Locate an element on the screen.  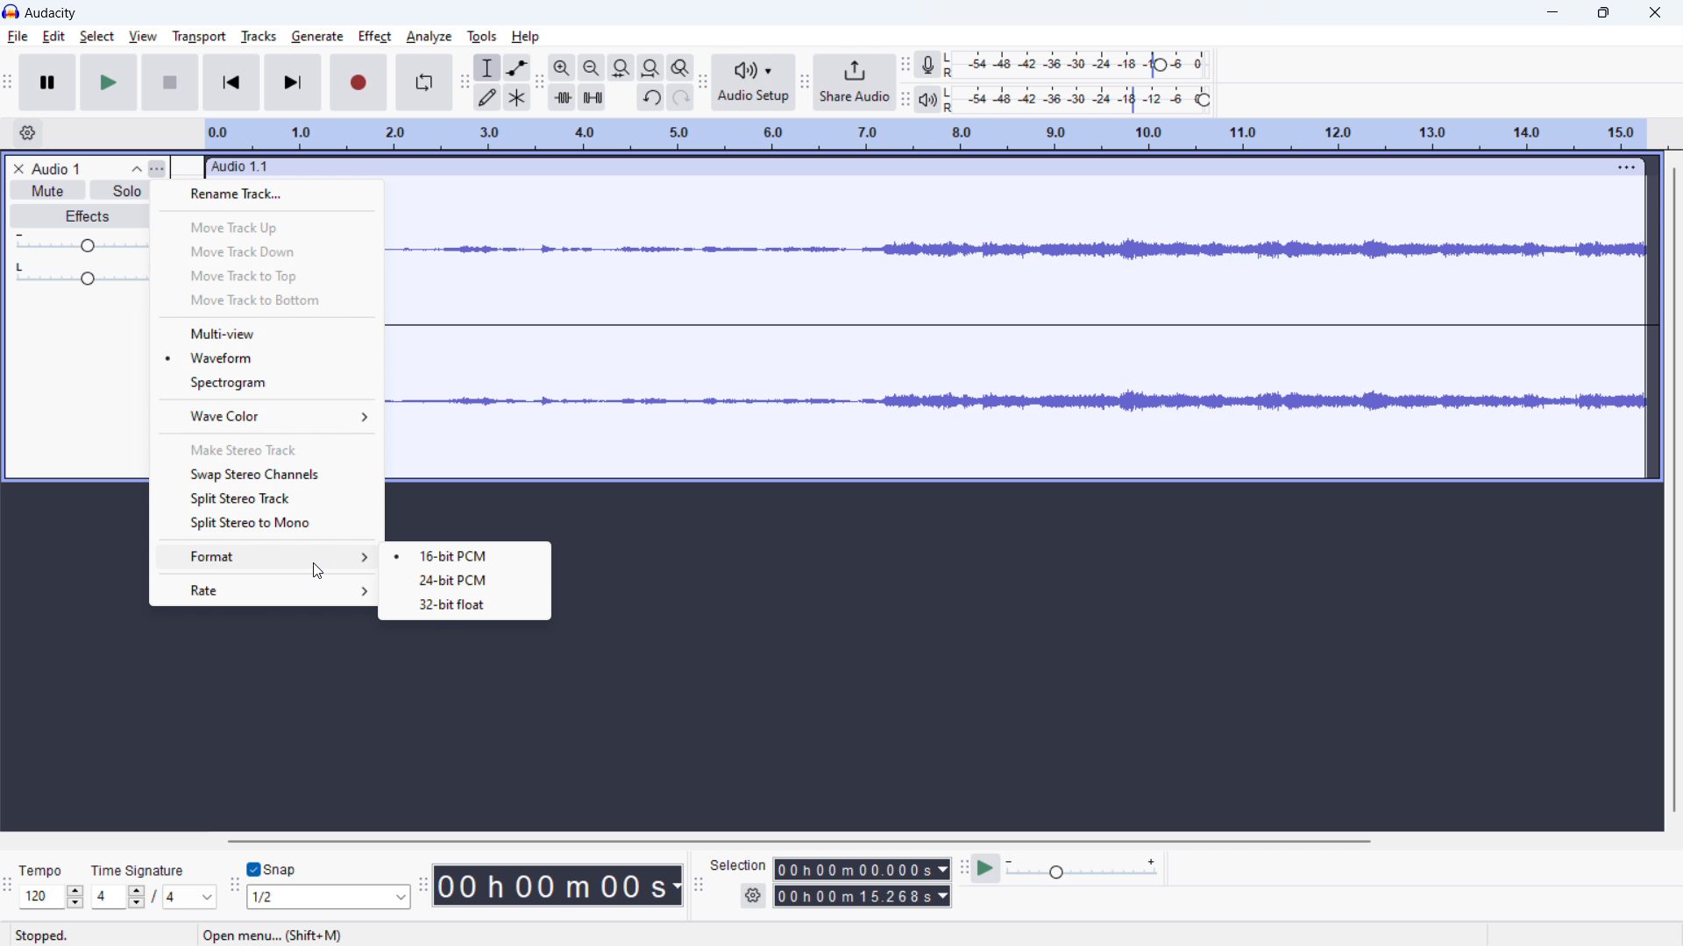
trim audio outside selection is located at coordinates (561, 96).